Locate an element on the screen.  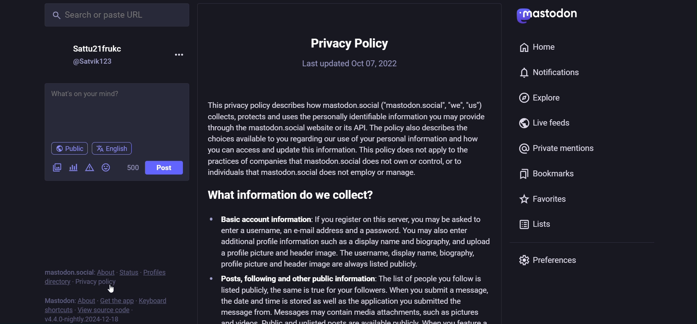
source code is located at coordinates (105, 310).